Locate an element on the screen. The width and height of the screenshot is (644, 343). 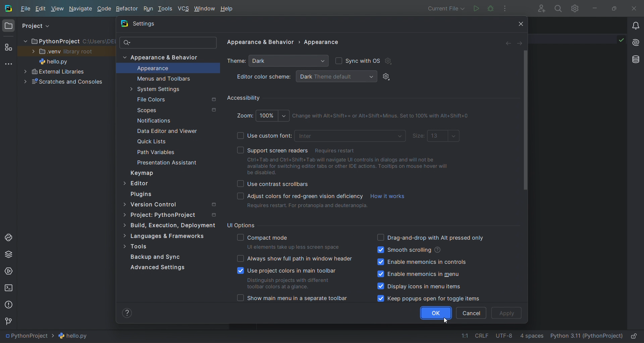
project view is located at coordinates (42, 26).